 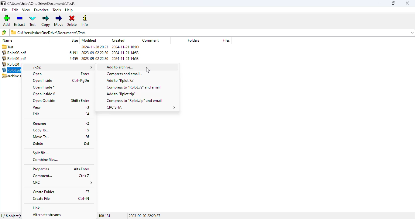 I want to click on modified, so click(x=89, y=40).